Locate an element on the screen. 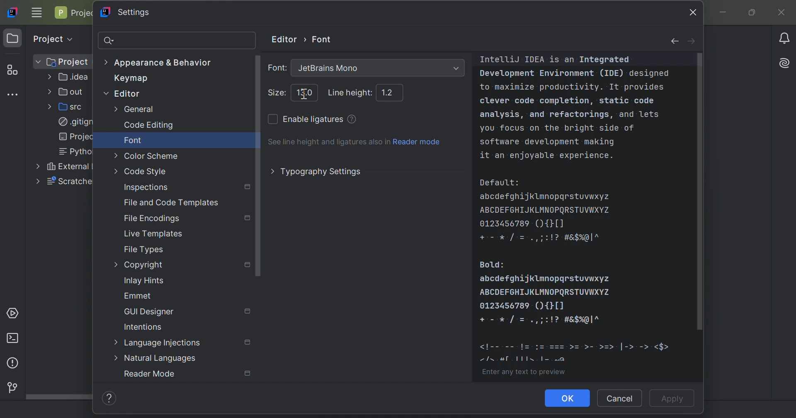 The image size is (796, 418). close icon is located at coordinates (691, 12).